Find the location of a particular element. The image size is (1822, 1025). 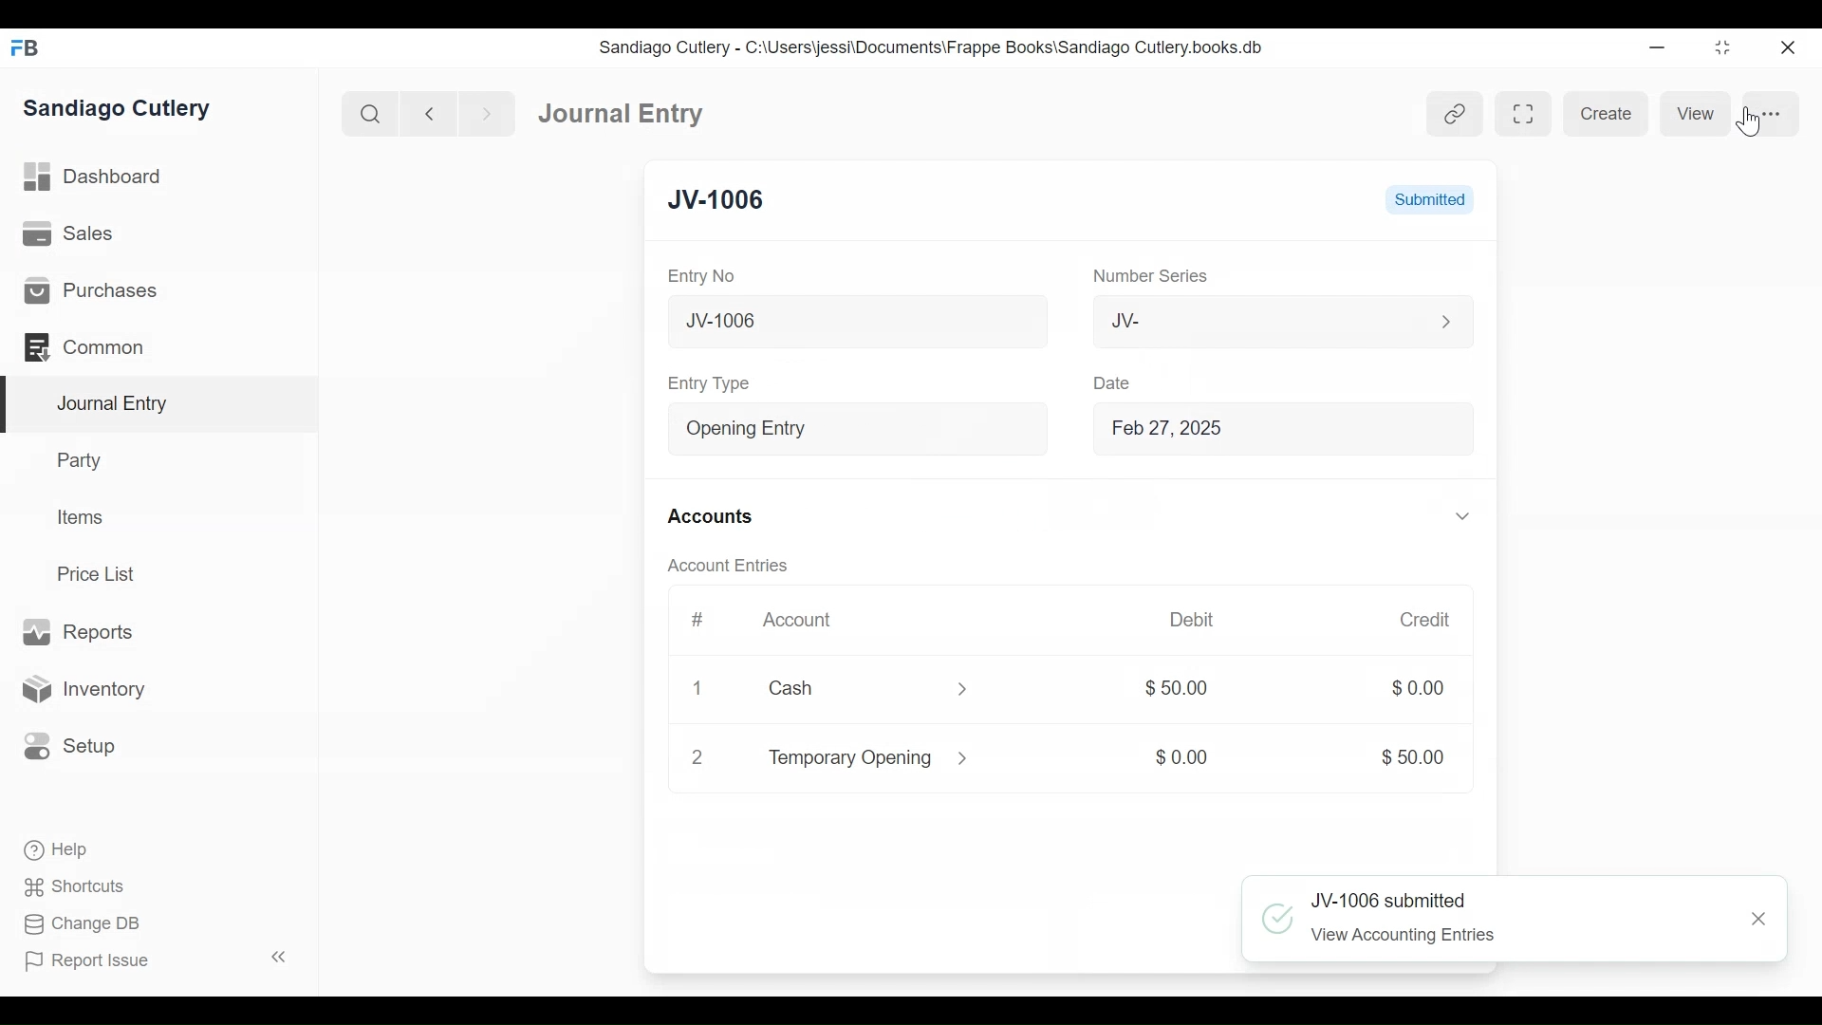

Sandiago Cutlery is located at coordinates (120, 110).